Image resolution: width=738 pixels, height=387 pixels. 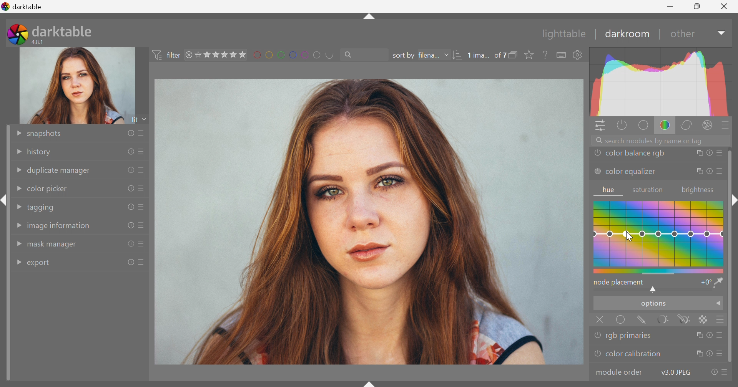 What do you see at coordinates (144, 261) in the screenshot?
I see `presets` at bounding box center [144, 261].